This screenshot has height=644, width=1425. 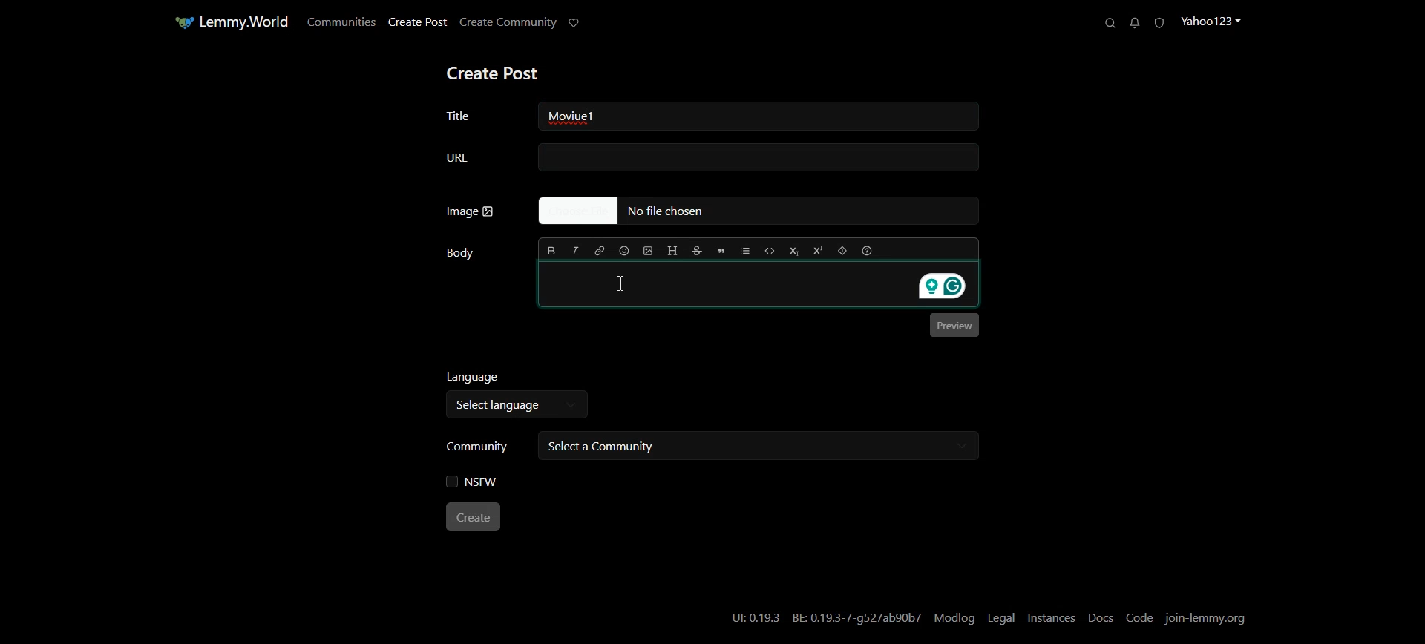 What do you see at coordinates (578, 24) in the screenshot?
I see `Support Limmy` at bounding box center [578, 24].